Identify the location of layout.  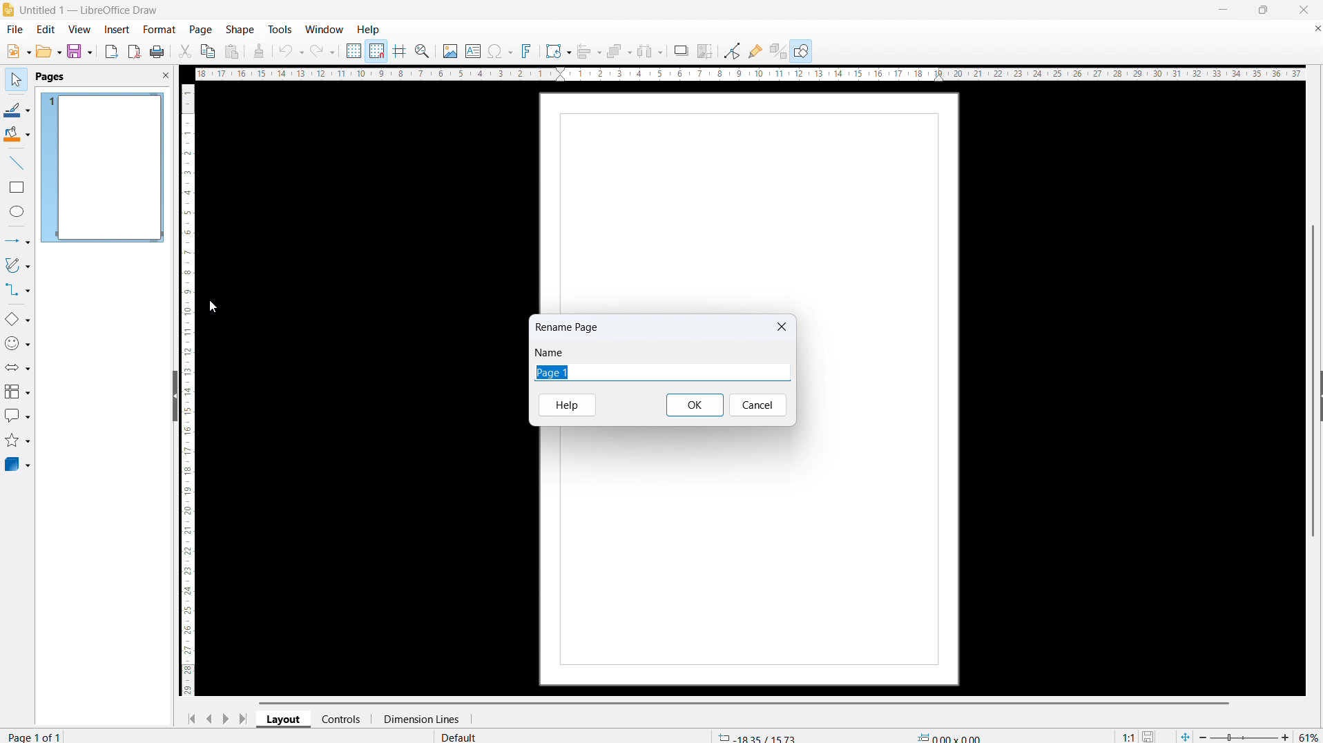
(284, 720).